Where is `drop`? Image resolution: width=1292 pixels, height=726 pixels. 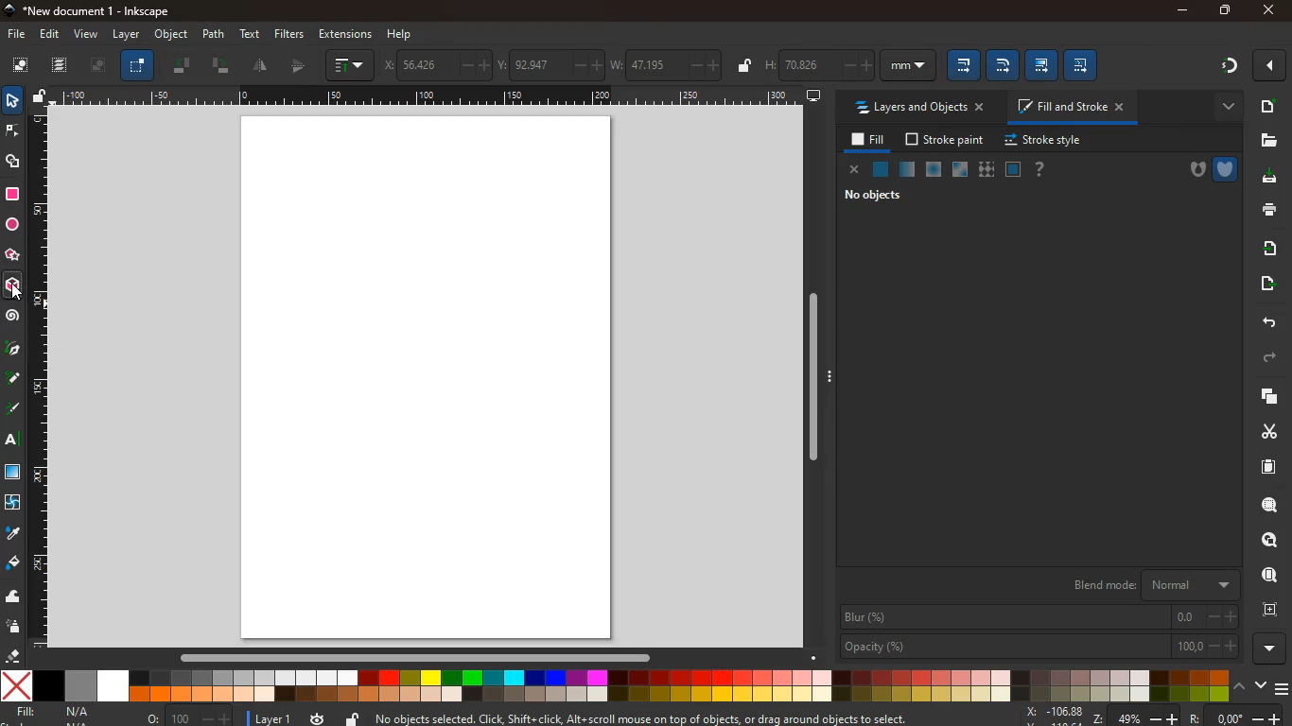
drop is located at coordinates (11, 533).